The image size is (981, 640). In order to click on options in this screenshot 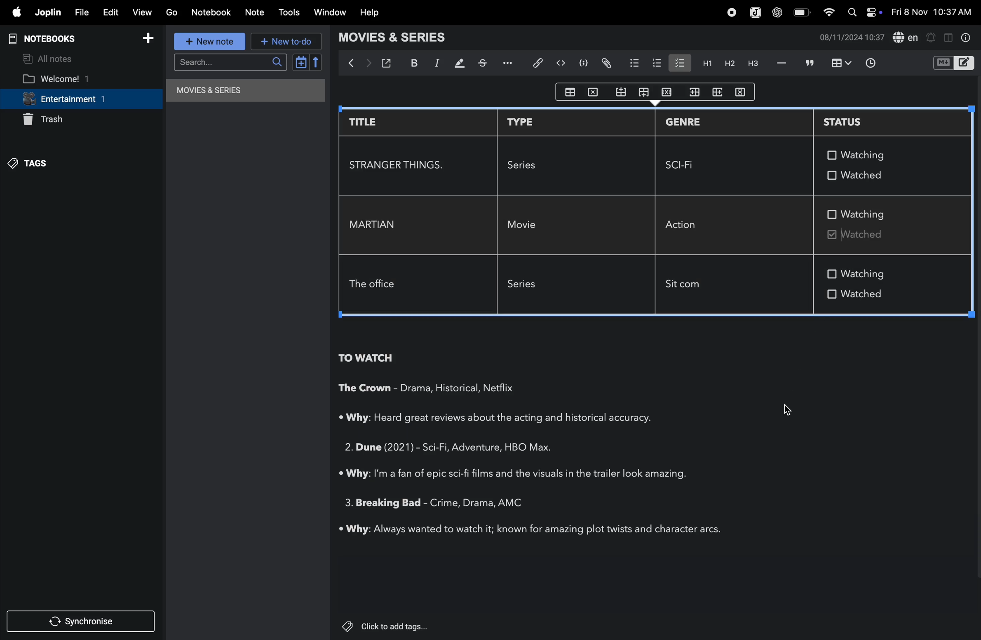, I will do `click(511, 62)`.